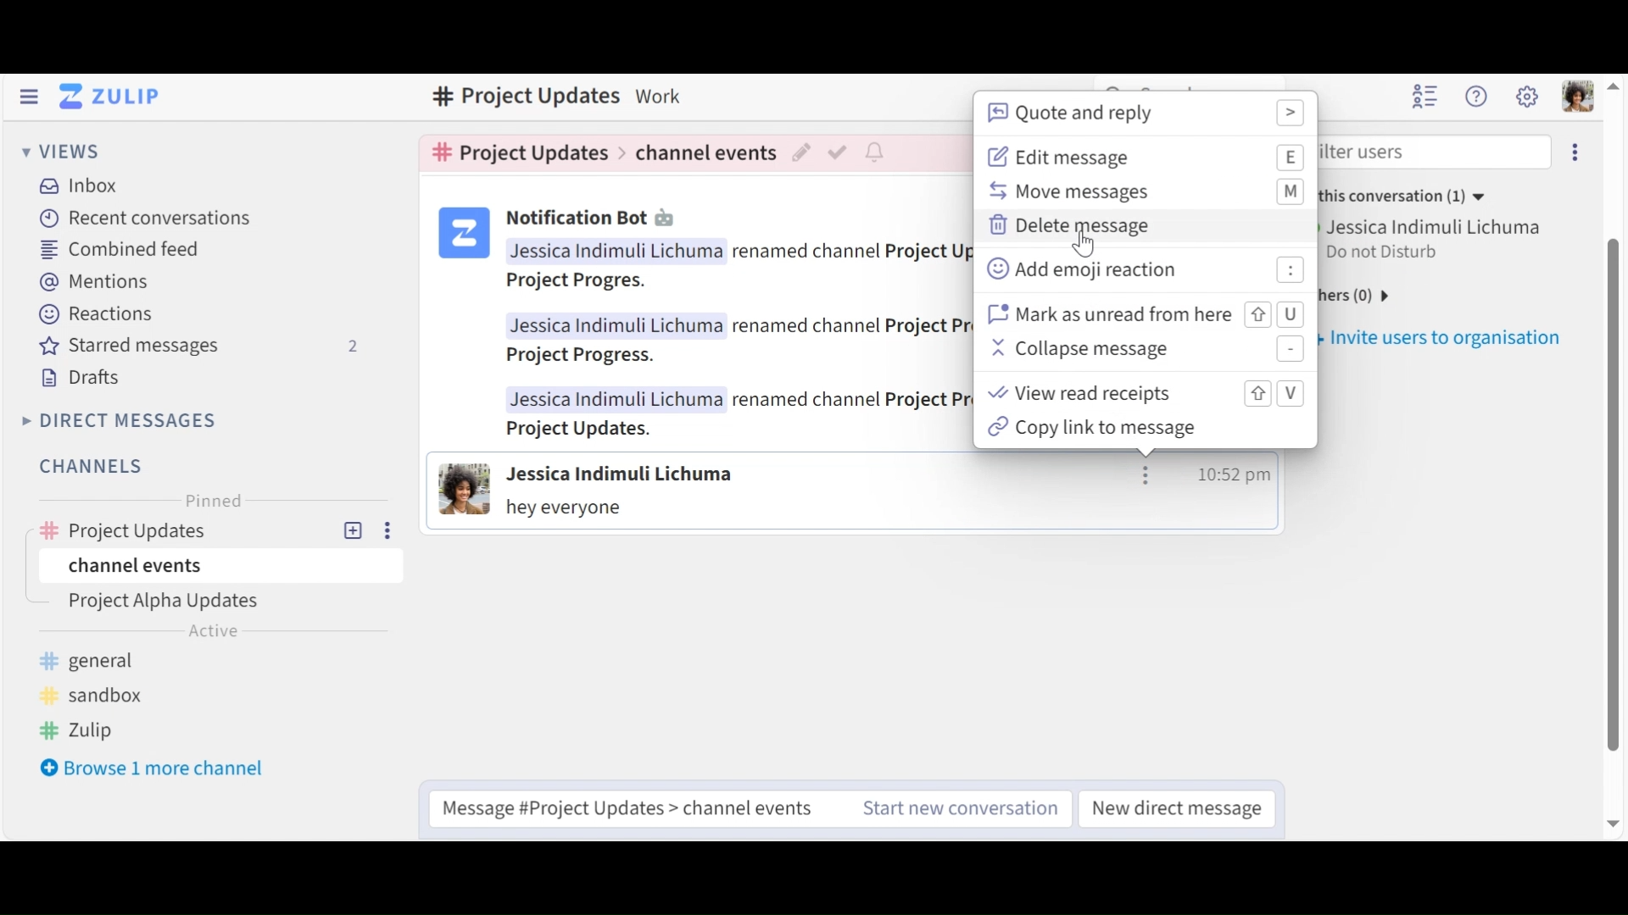  I want to click on Go to Home View, so click(114, 96).